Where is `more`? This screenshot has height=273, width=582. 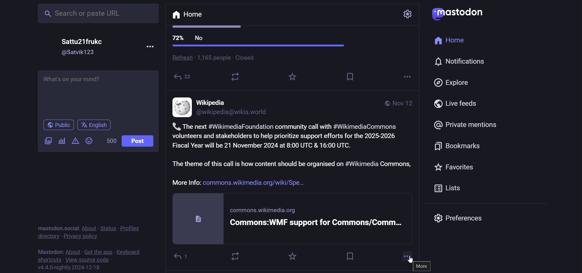 more is located at coordinates (408, 255).